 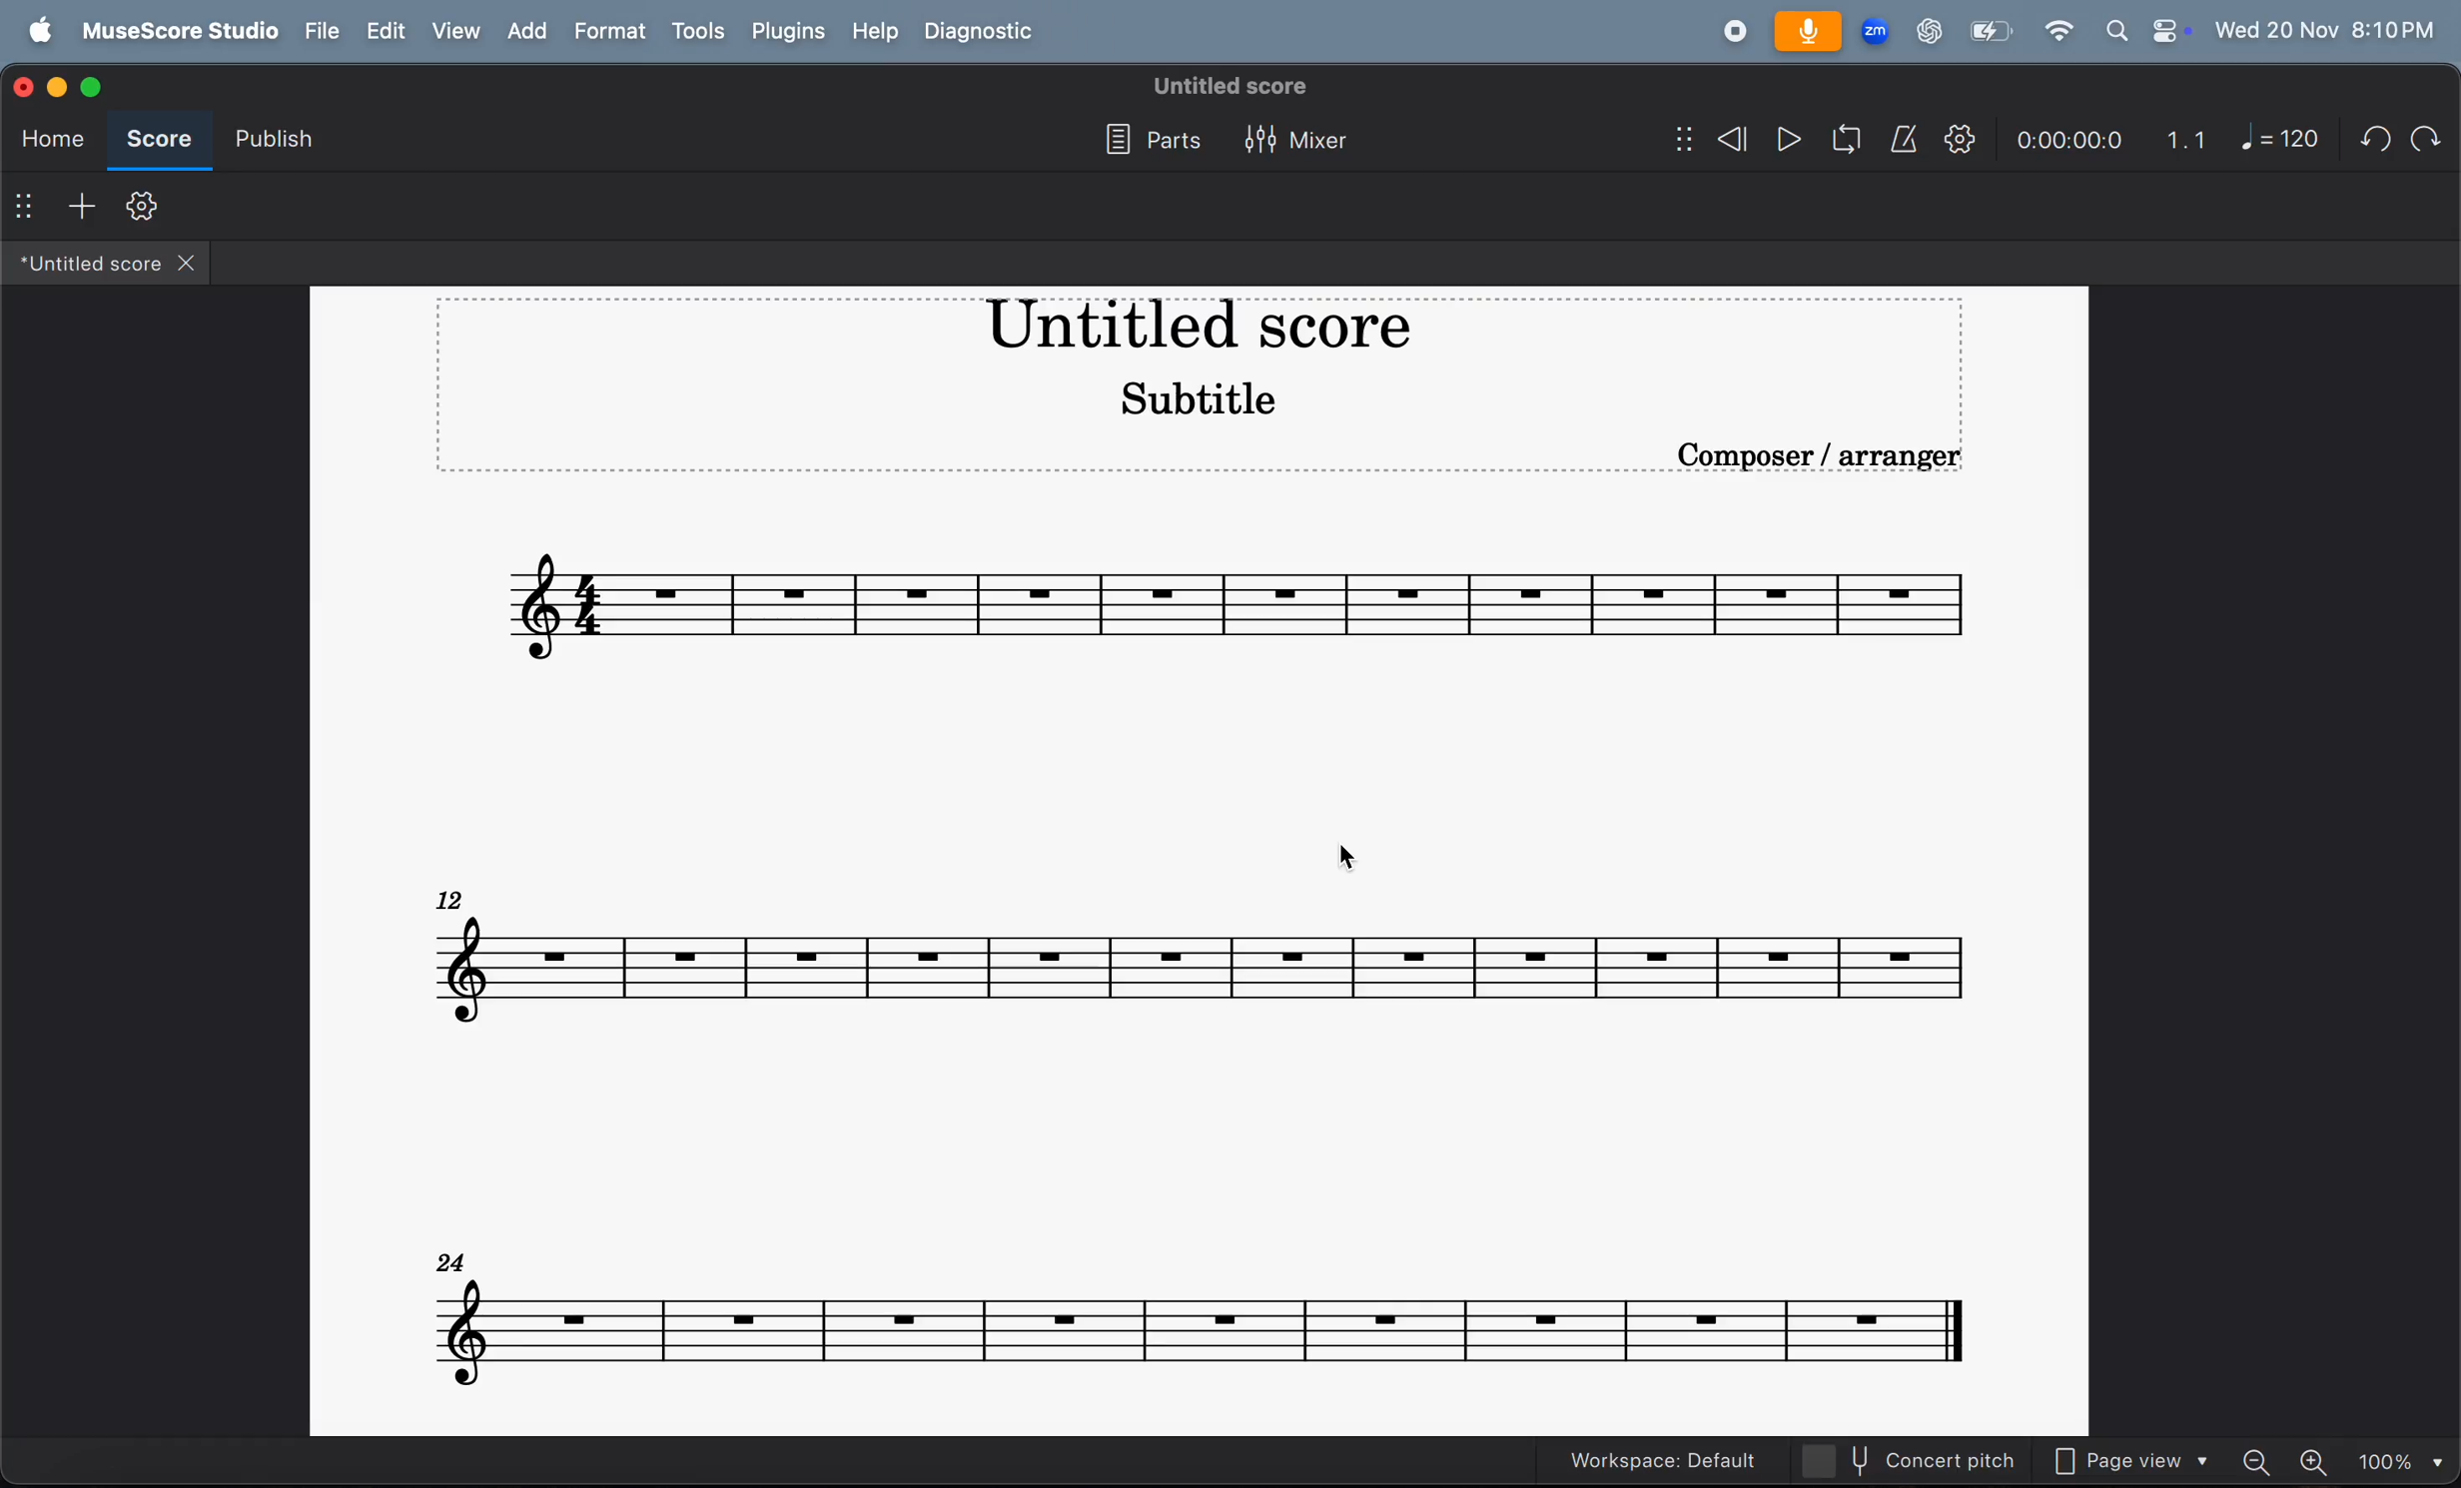 What do you see at coordinates (276, 137) in the screenshot?
I see `publish` at bounding box center [276, 137].